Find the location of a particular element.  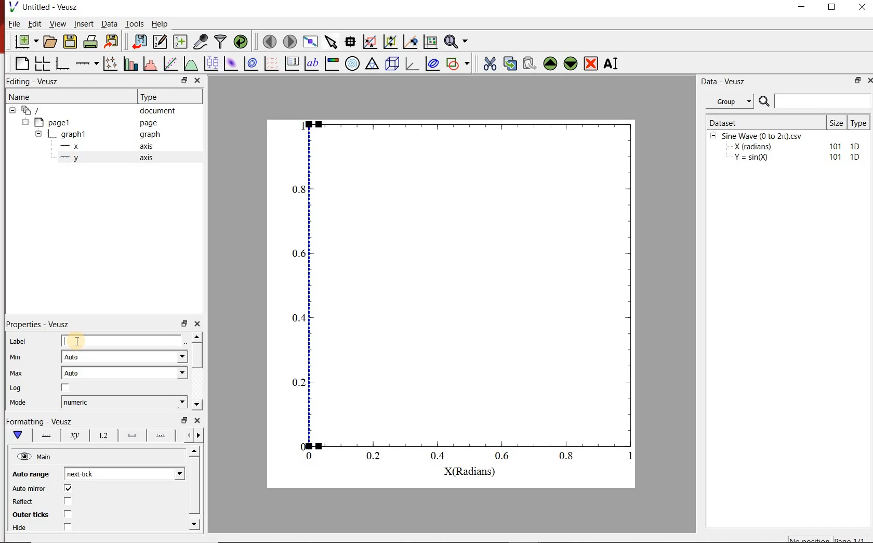

copy is located at coordinates (510, 62).